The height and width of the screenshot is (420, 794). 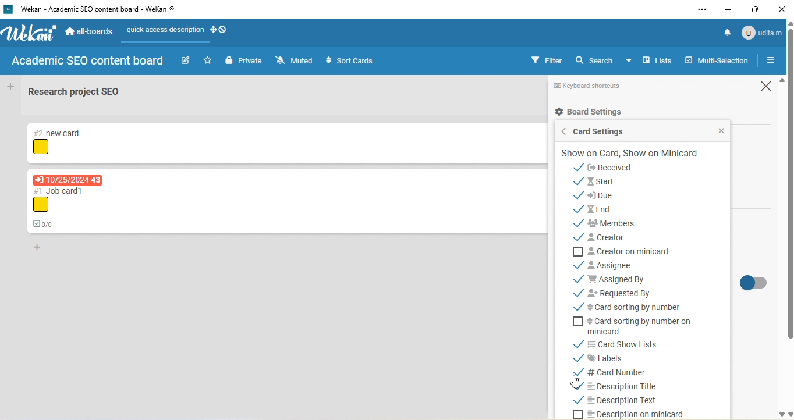 I want to click on add, so click(x=12, y=87).